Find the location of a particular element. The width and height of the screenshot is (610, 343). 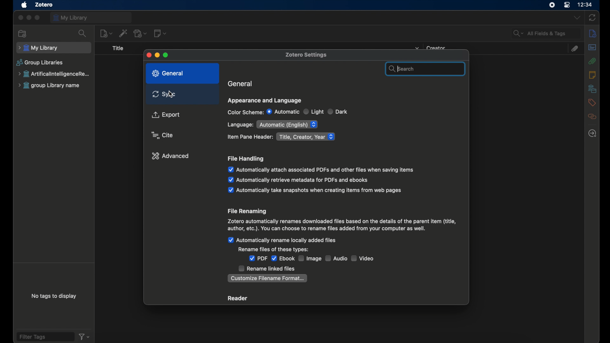

dropdown is located at coordinates (576, 18).